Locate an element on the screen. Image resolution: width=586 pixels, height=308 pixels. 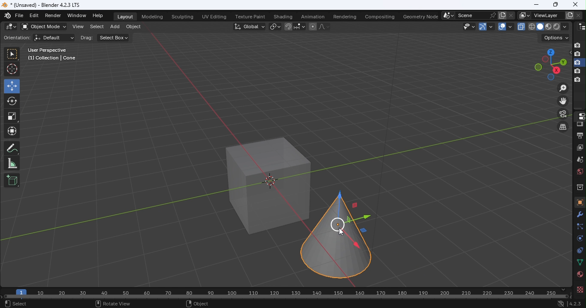
Rotate view is located at coordinates (112, 304).